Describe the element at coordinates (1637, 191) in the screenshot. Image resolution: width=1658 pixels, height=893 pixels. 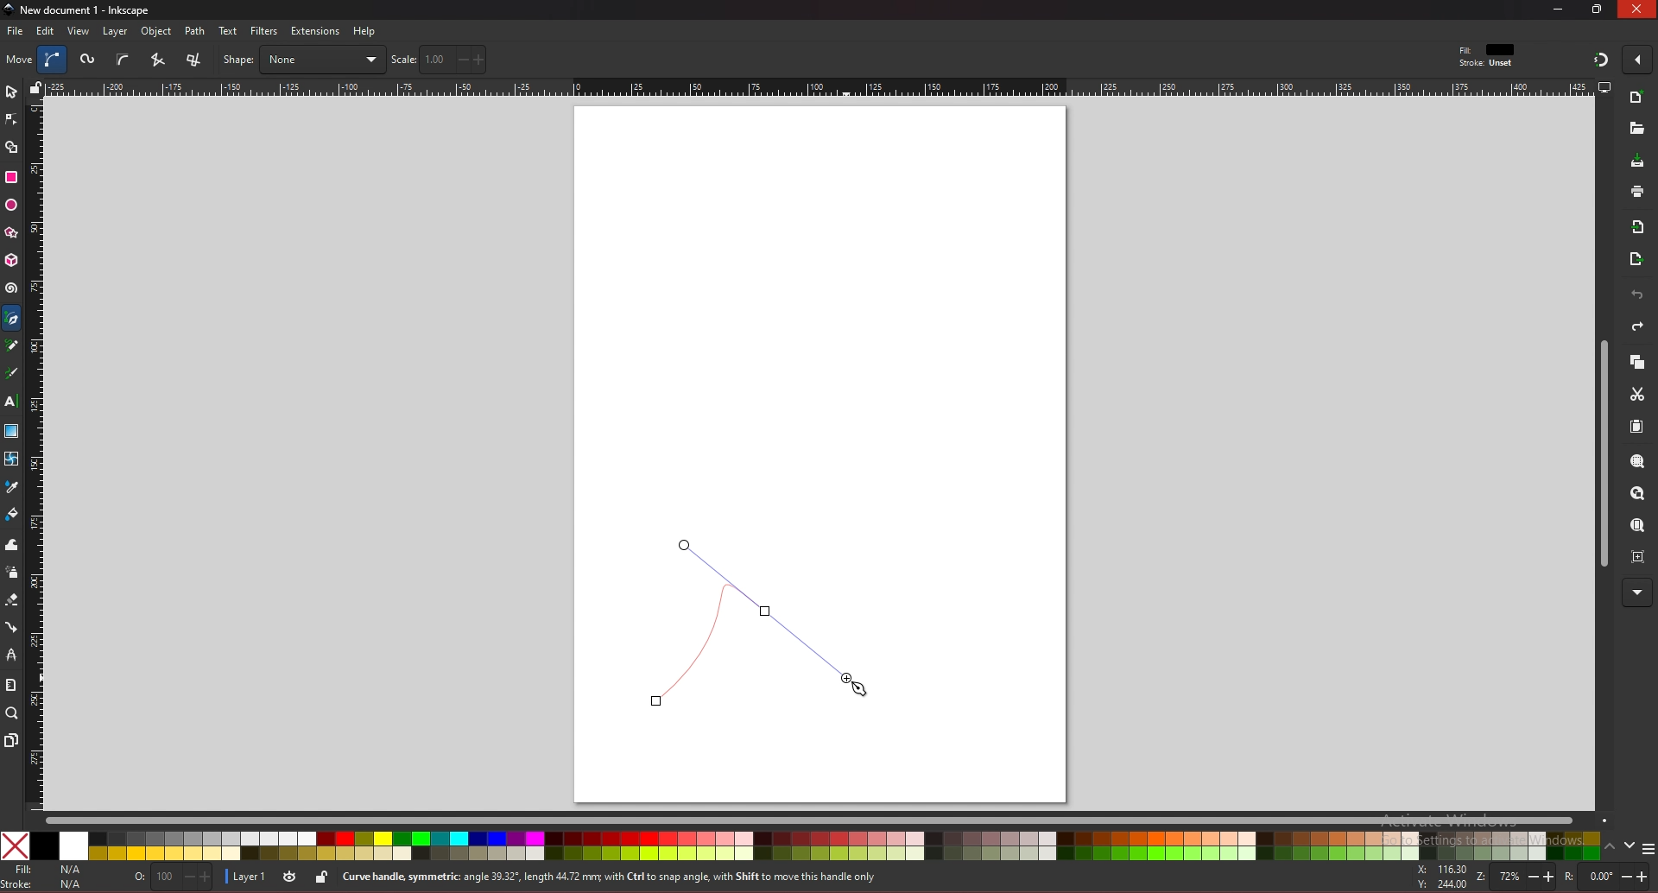
I see `print` at that location.